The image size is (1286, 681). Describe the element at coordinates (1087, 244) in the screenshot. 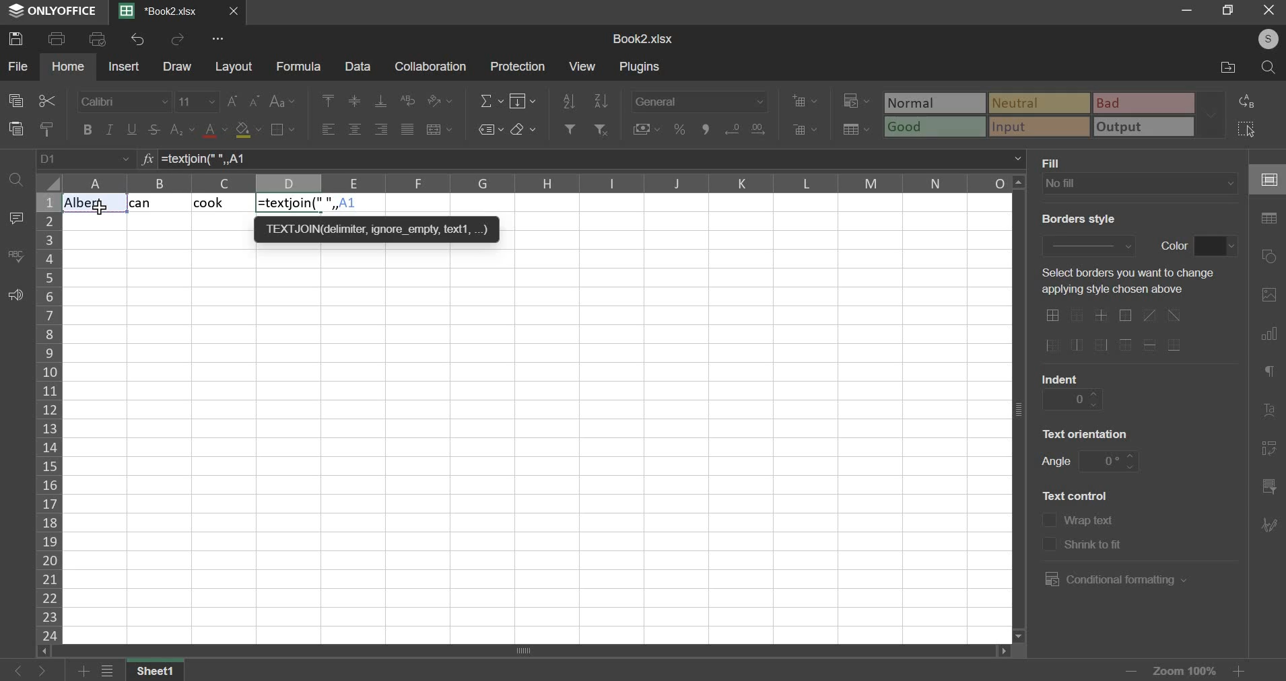

I see `border style` at that location.